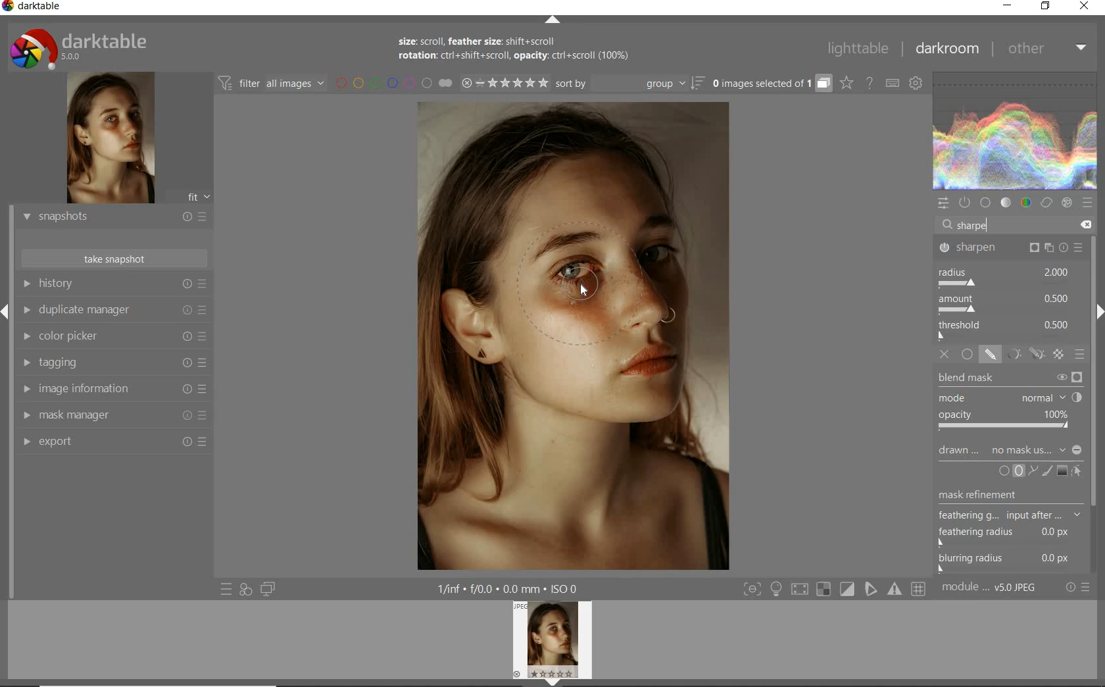 This screenshot has width=1105, height=687. I want to click on BLURING RADIUS, so click(1012, 560).